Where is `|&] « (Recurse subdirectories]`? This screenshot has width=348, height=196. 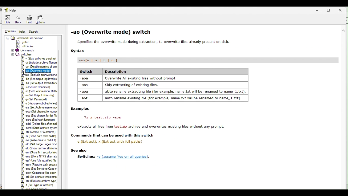
|&] « (Recurse subdirectories] is located at coordinates (39, 103).